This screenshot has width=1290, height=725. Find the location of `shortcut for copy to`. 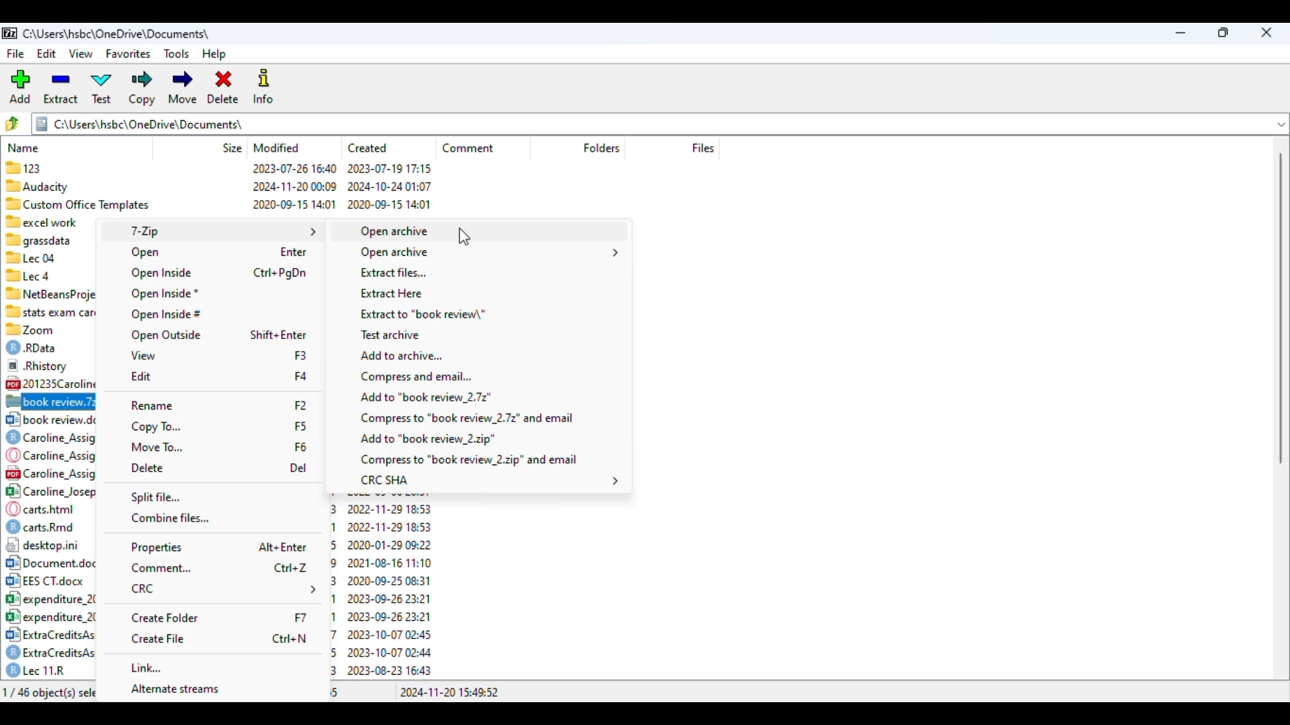

shortcut for copy to is located at coordinates (301, 427).